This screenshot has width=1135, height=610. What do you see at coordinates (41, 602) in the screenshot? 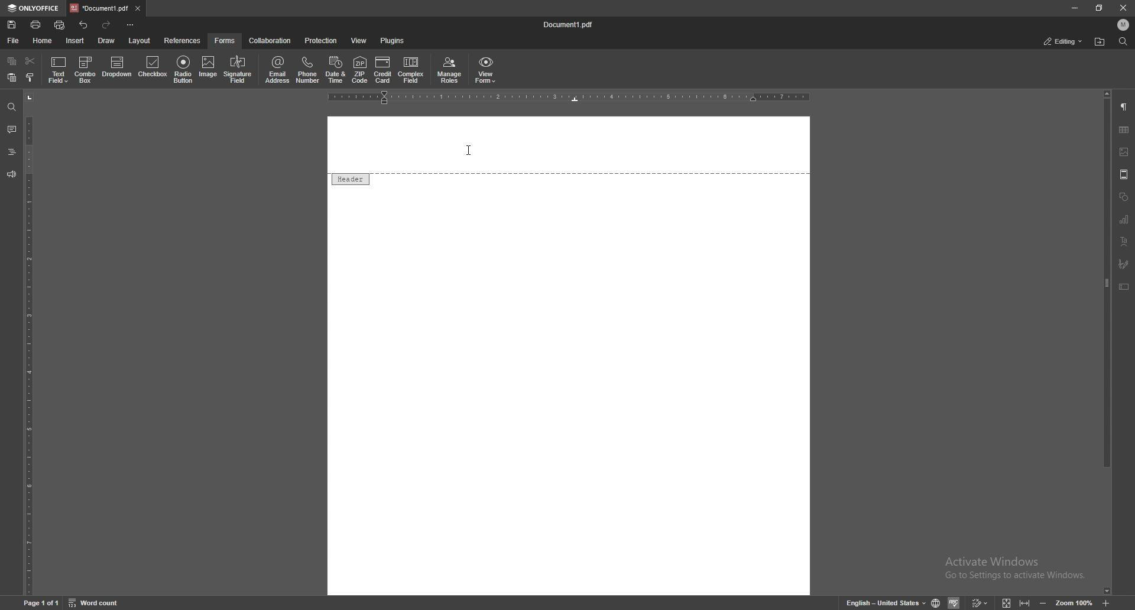
I see `page` at bounding box center [41, 602].